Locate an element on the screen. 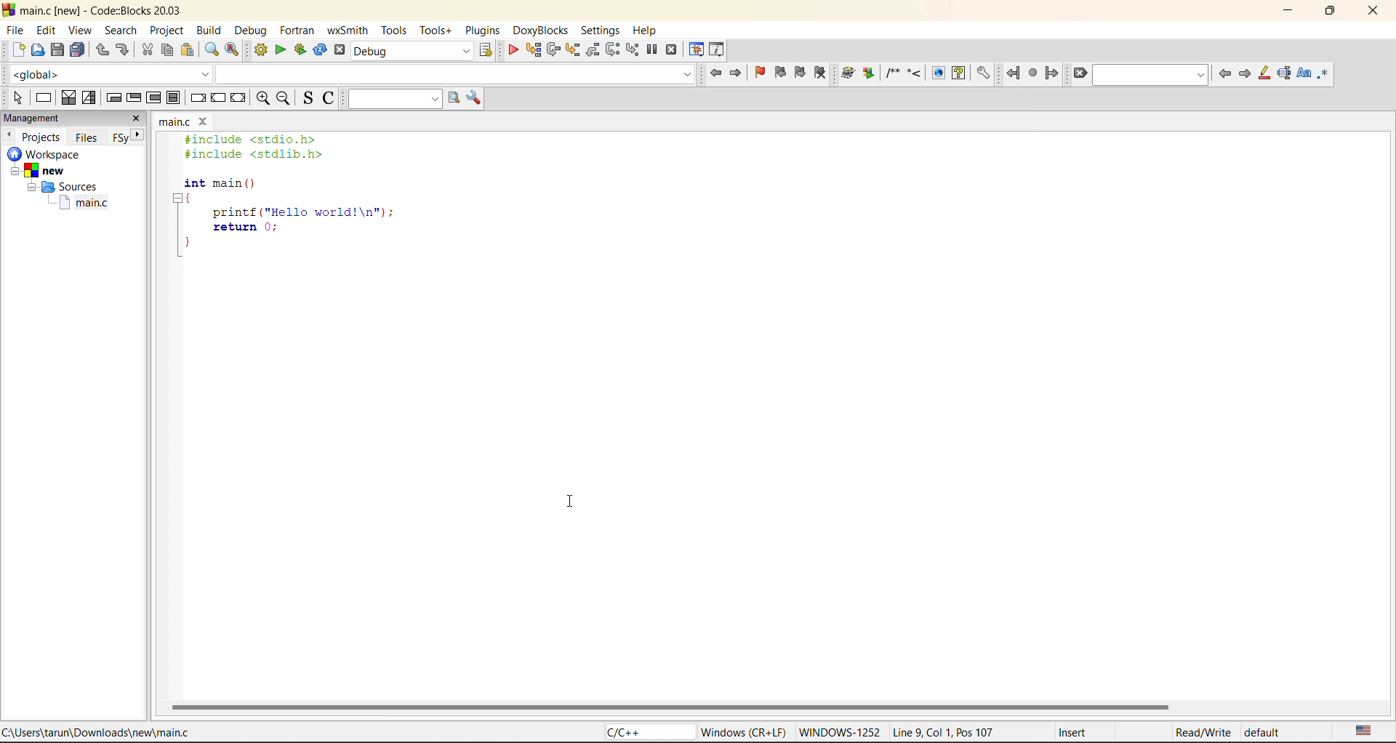  plugins is located at coordinates (484, 31).